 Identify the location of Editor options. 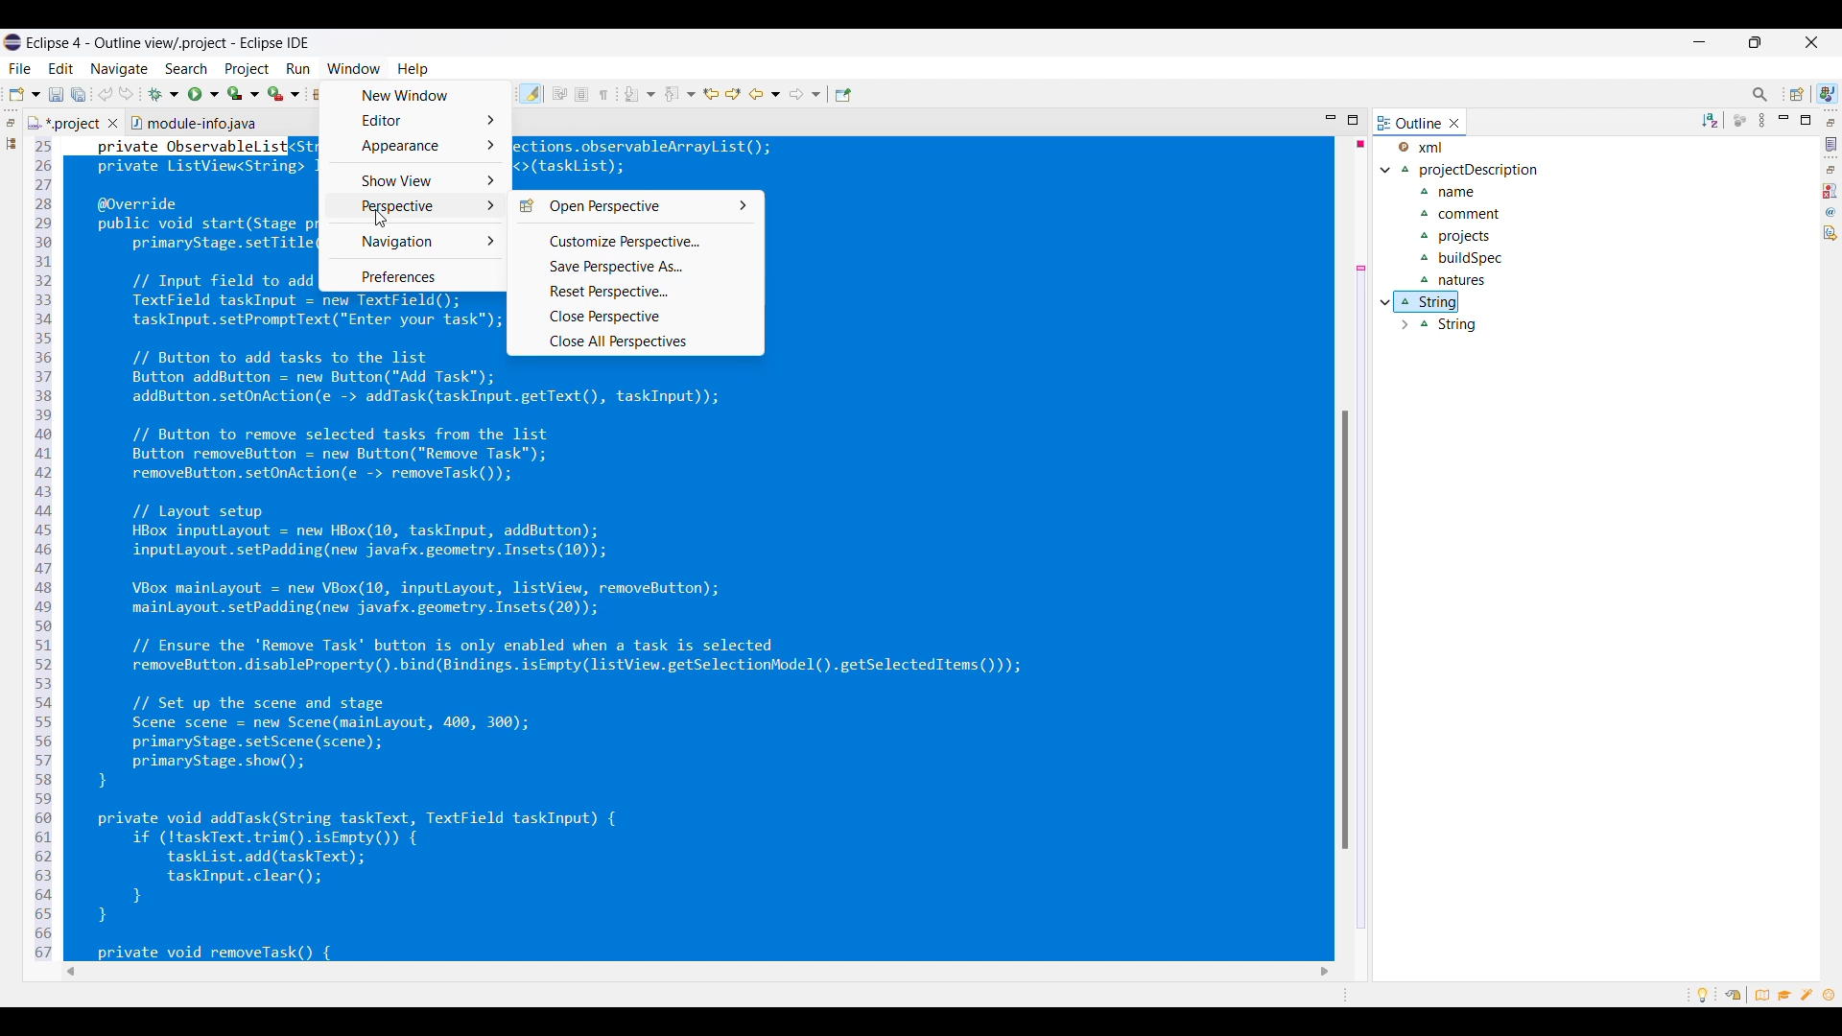
(415, 120).